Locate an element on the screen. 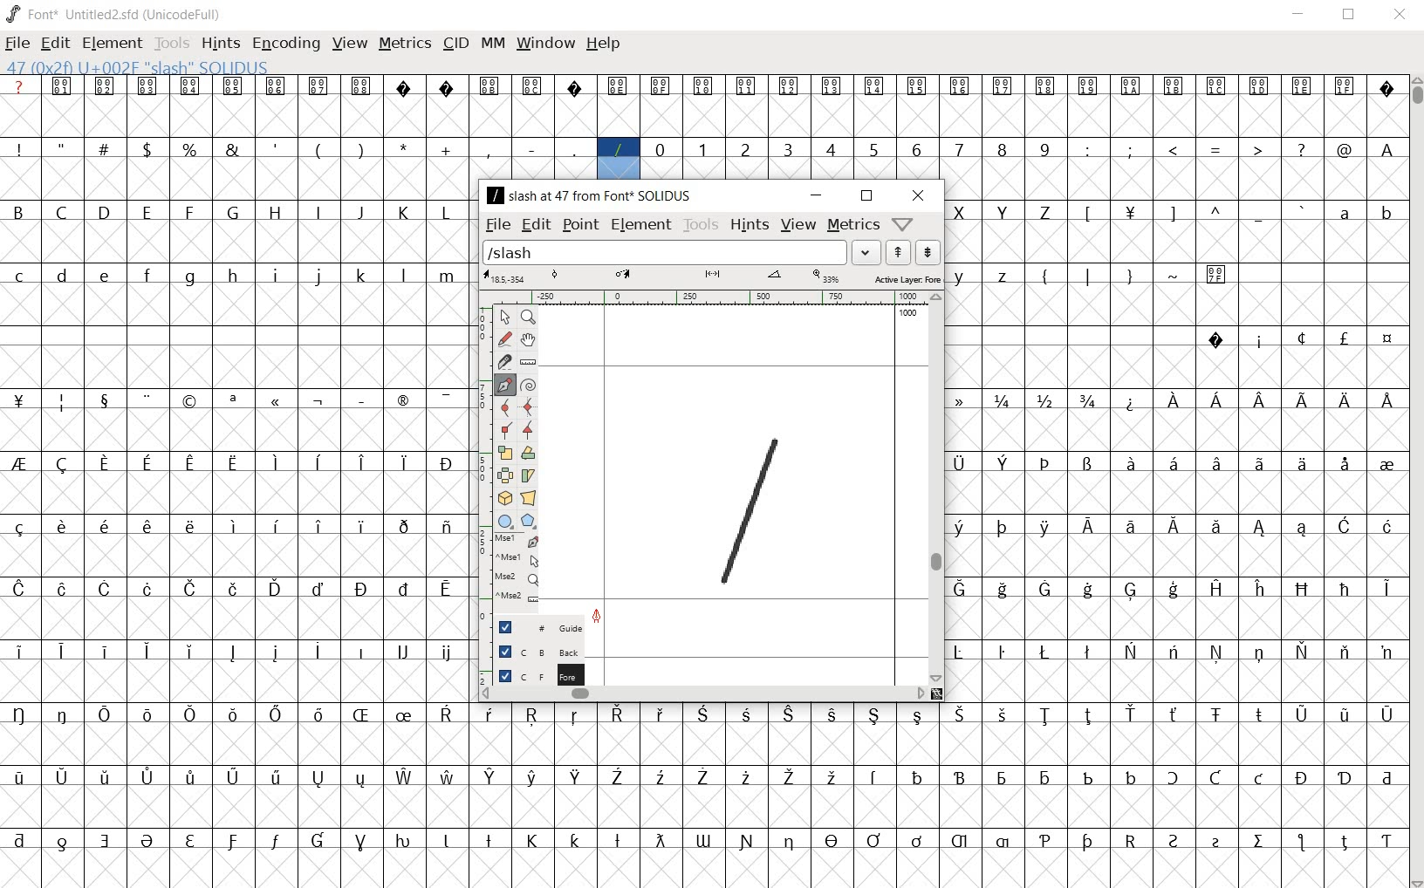  Magnify is located at coordinates (527, 318).